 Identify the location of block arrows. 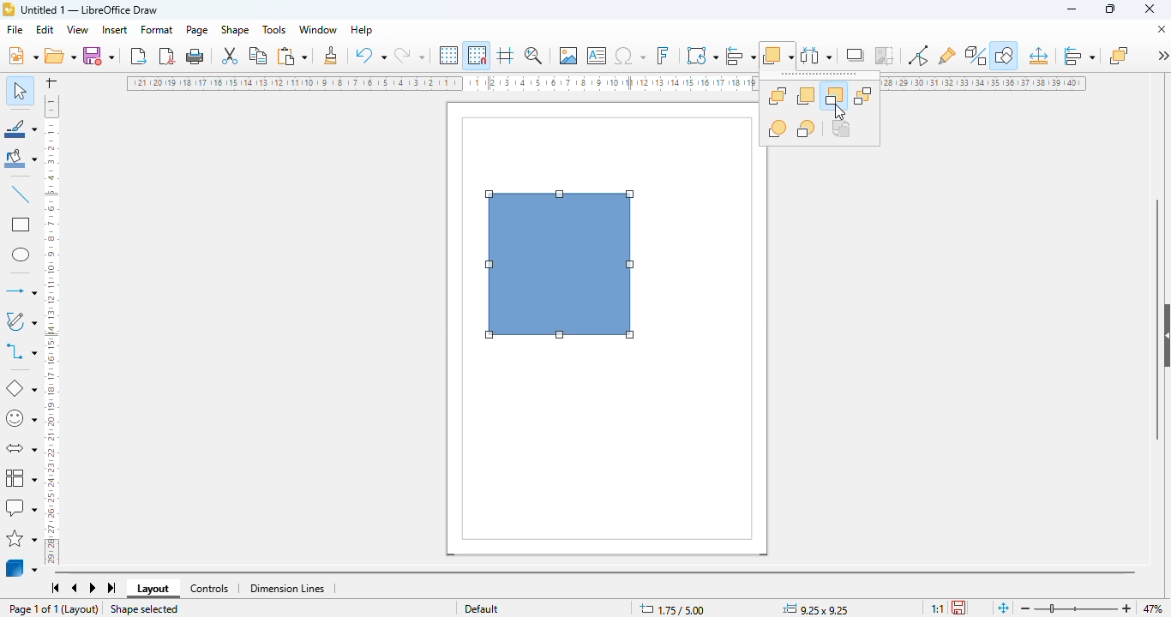
(21, 449).